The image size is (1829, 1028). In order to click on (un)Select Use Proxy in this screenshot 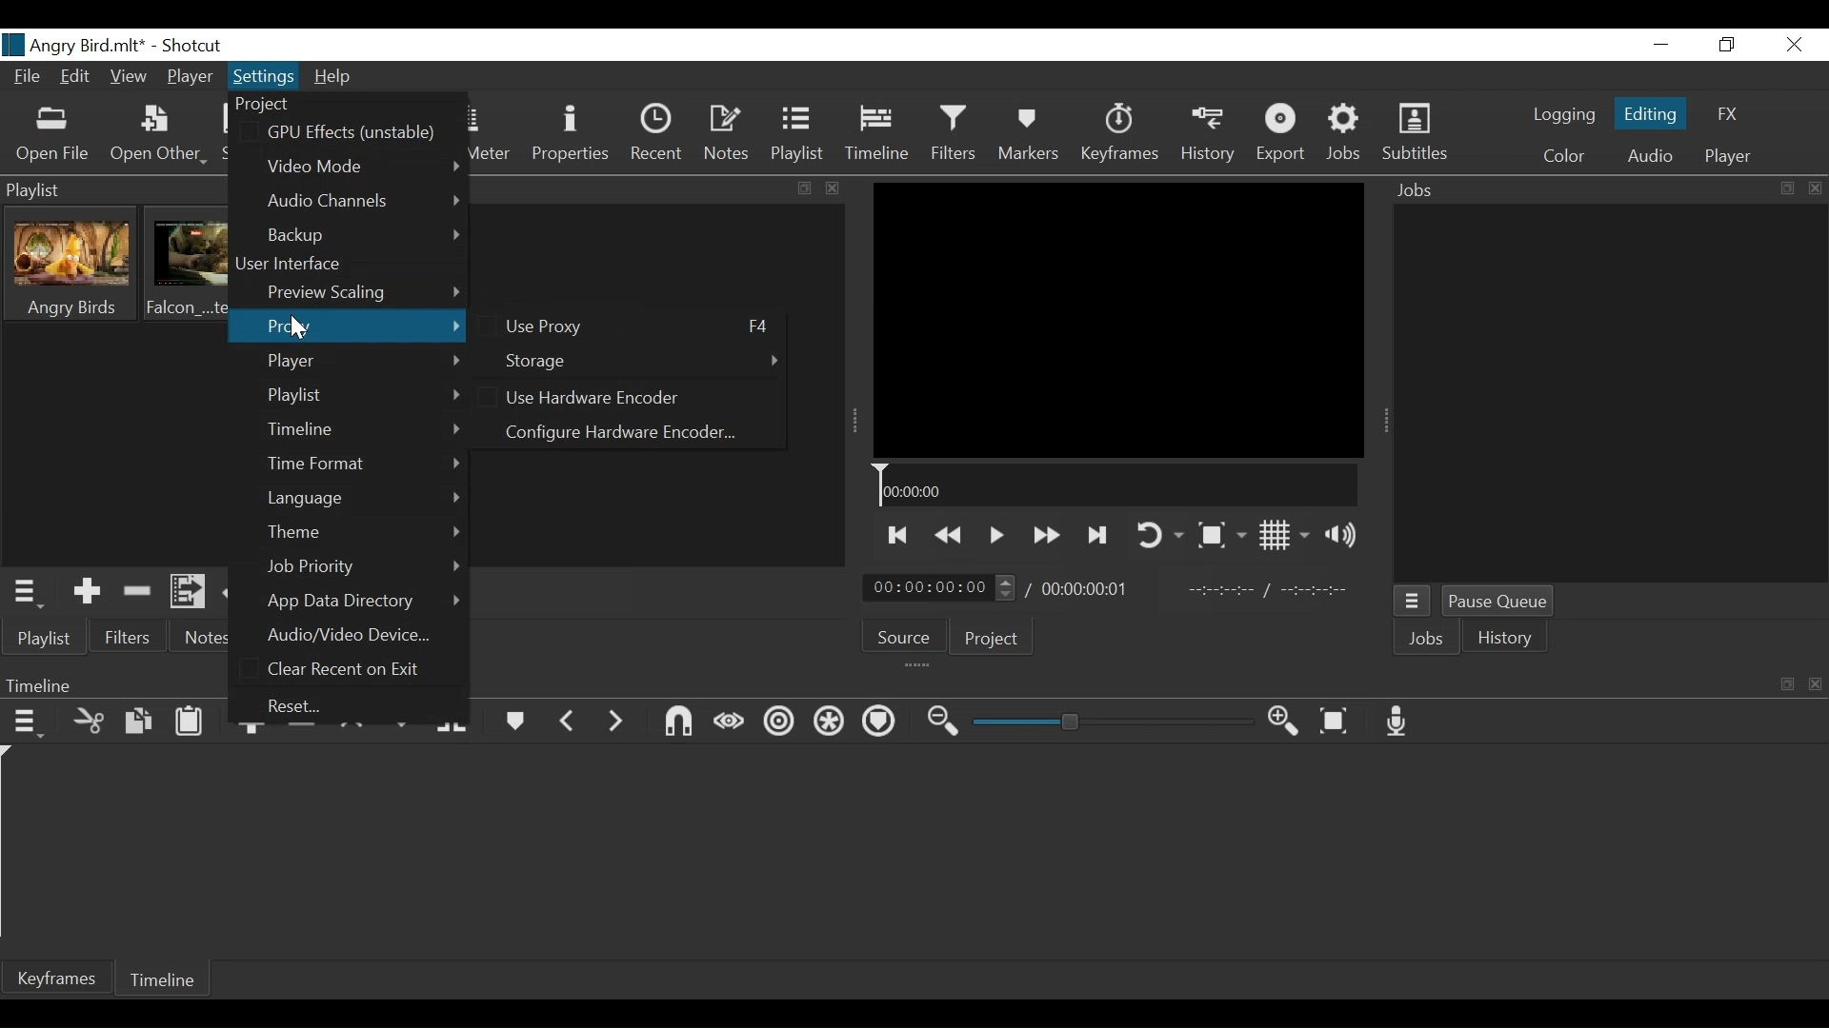, I will do `click(630, 327)`.